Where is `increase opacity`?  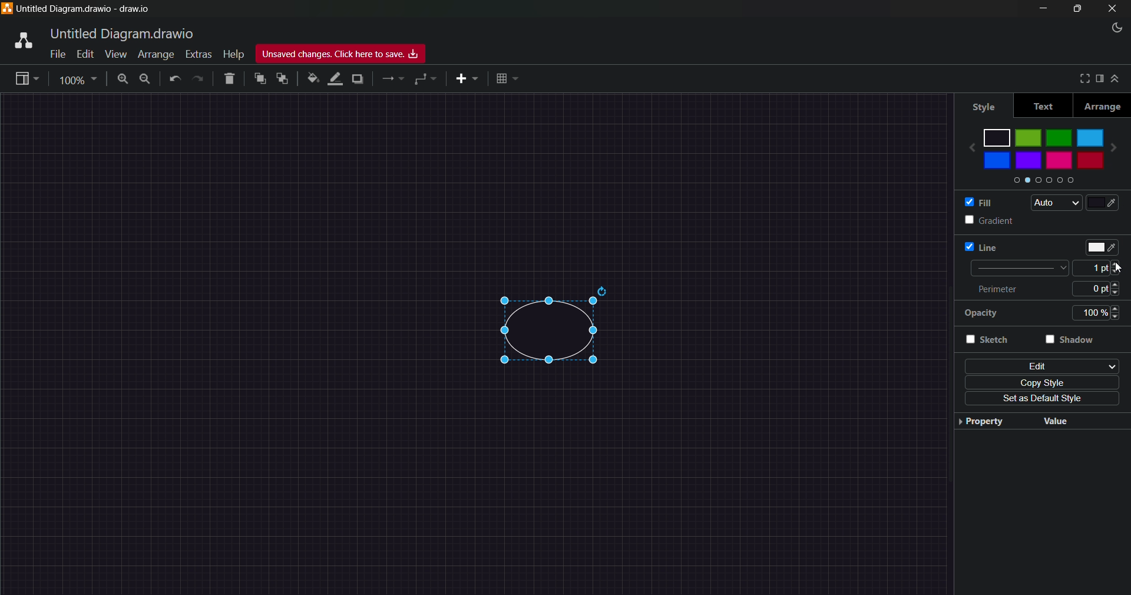 increase opacity is located at coordinates (1119, 308).